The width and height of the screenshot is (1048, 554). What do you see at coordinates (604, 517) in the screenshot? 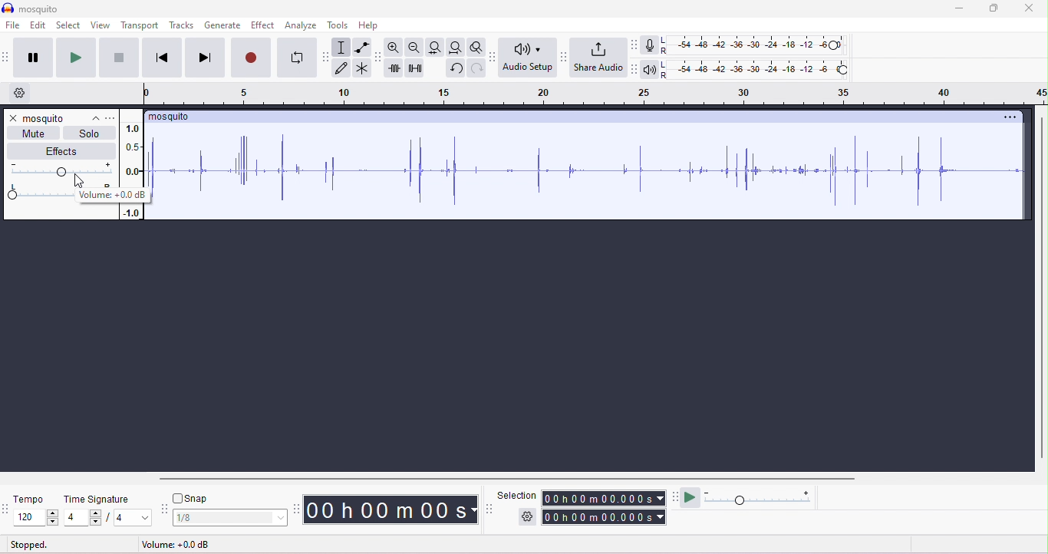
I see `total time` at bounding box center [604, 517].